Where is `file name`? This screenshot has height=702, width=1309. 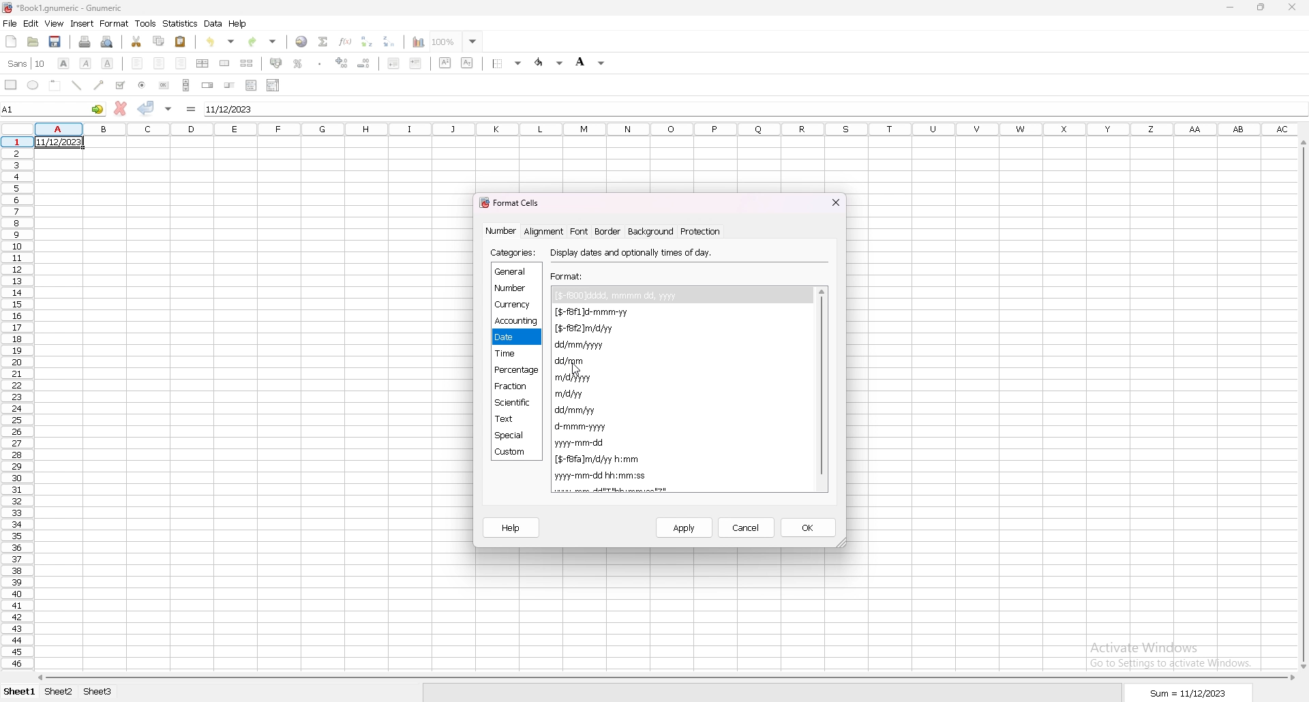
file name is located at coordinates (64, 9).